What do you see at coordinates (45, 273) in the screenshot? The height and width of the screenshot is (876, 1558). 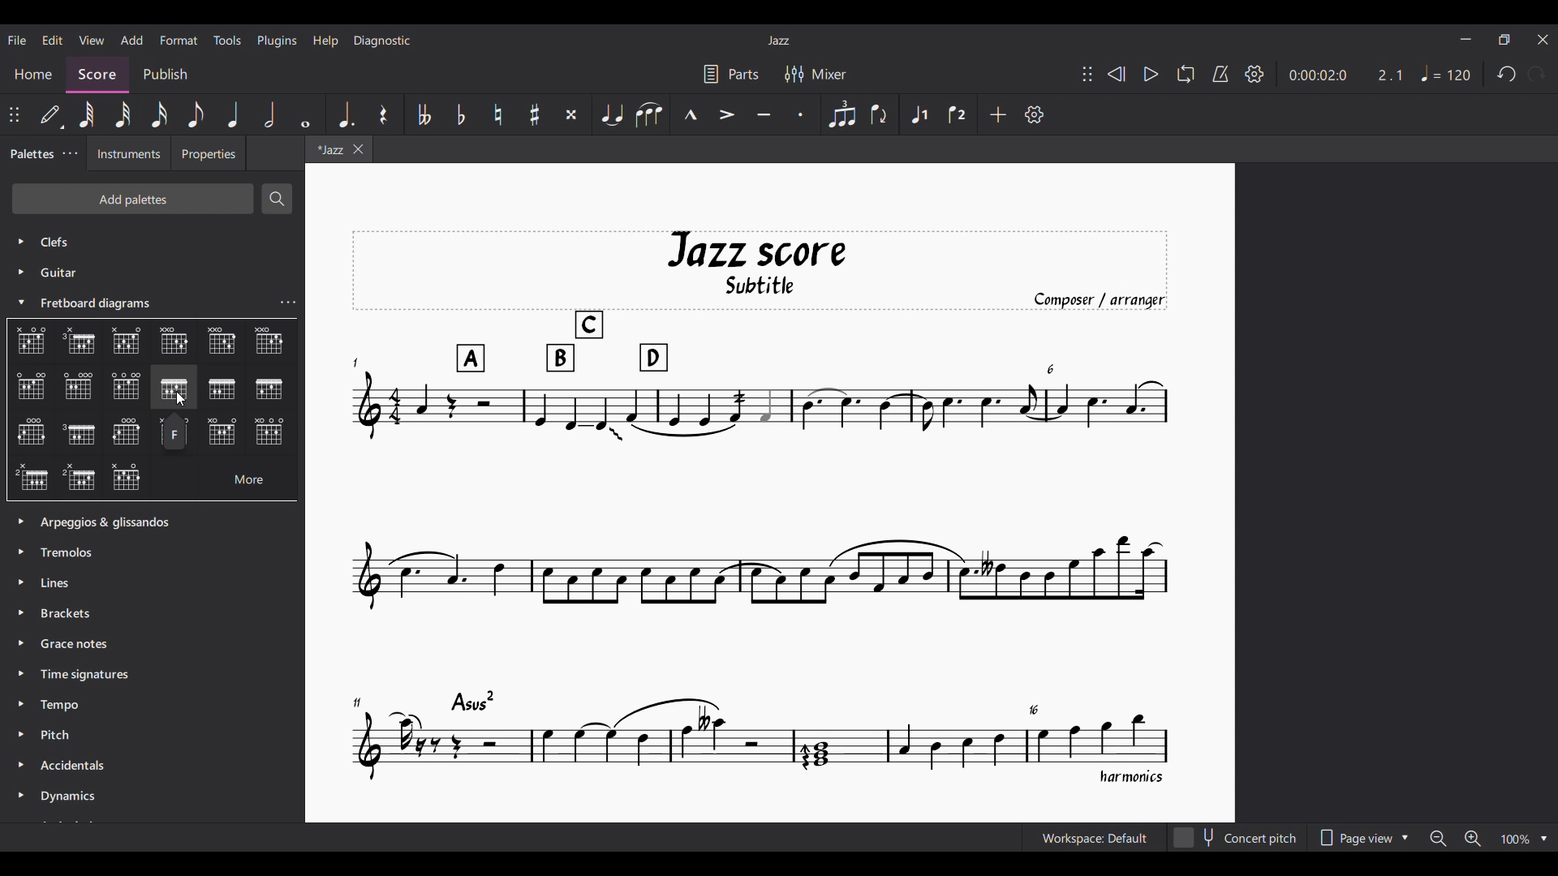 I see `Guitar` at bounding box center [45, 273].